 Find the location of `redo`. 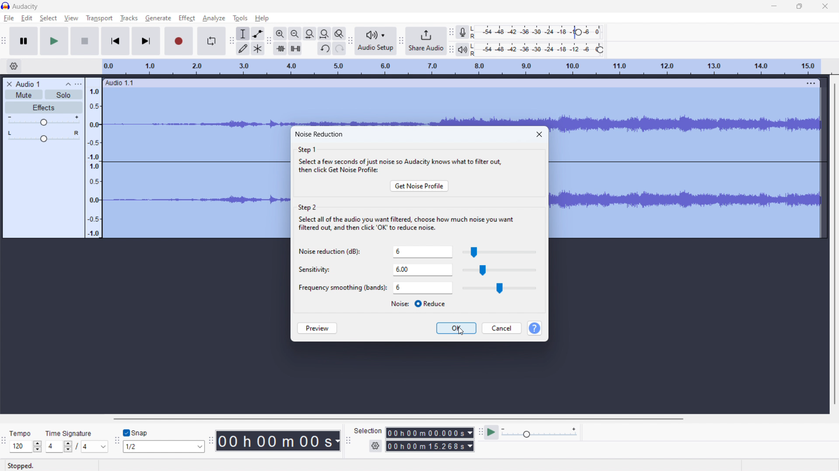

redo is located at coordinates (340, 48).